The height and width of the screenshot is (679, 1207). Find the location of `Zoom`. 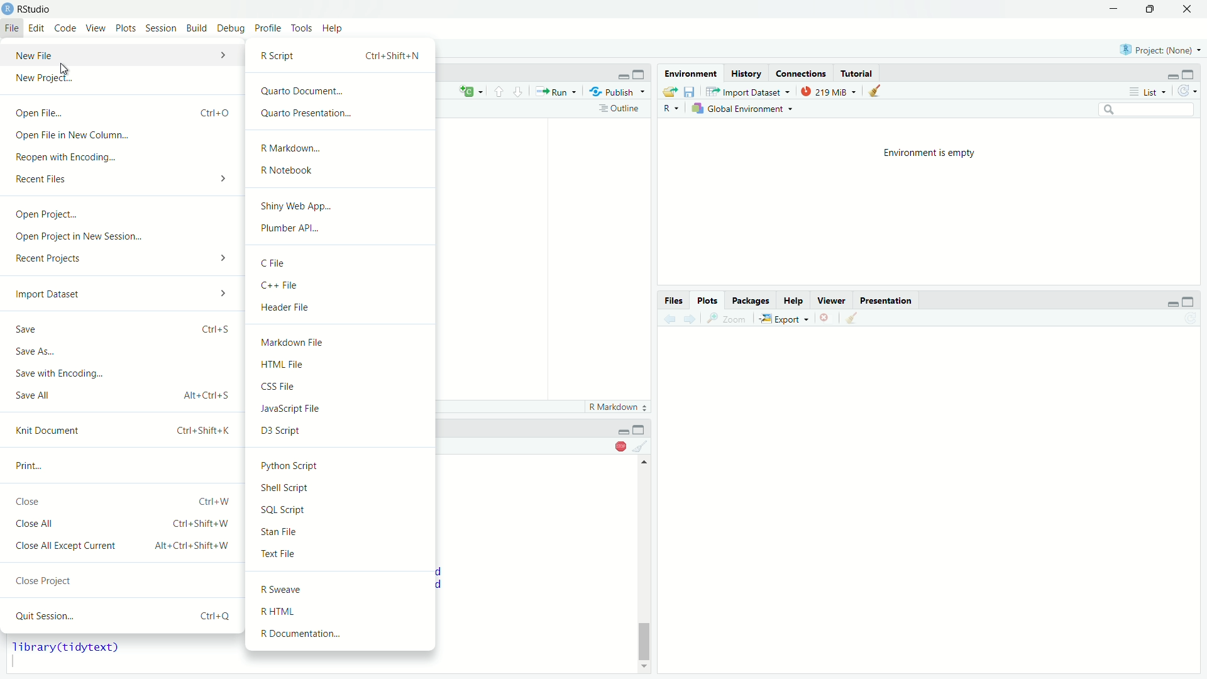

Zoom is located at coordinates (730, 319).